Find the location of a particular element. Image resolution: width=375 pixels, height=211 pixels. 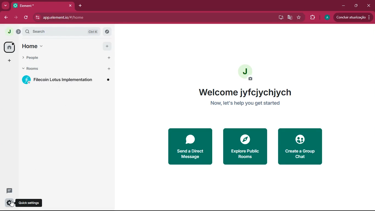

minimize is located at coordinates (344, 5).